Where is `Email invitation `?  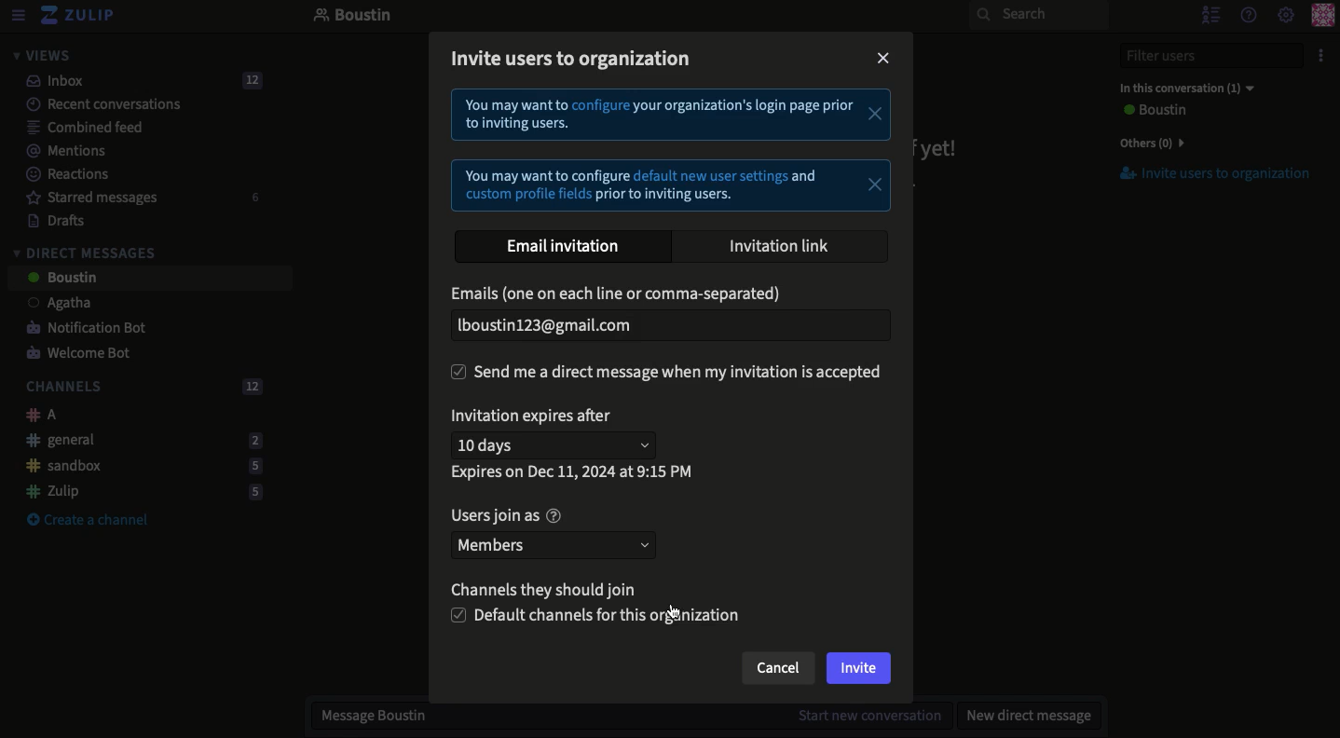
Email invitation  is located at coordinates (570, 244).